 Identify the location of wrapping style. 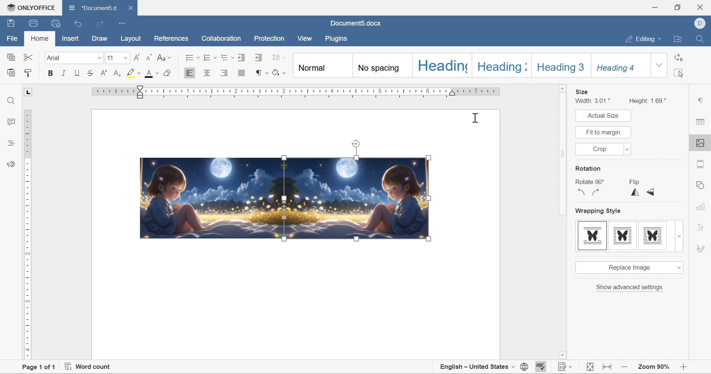
(599, 212).